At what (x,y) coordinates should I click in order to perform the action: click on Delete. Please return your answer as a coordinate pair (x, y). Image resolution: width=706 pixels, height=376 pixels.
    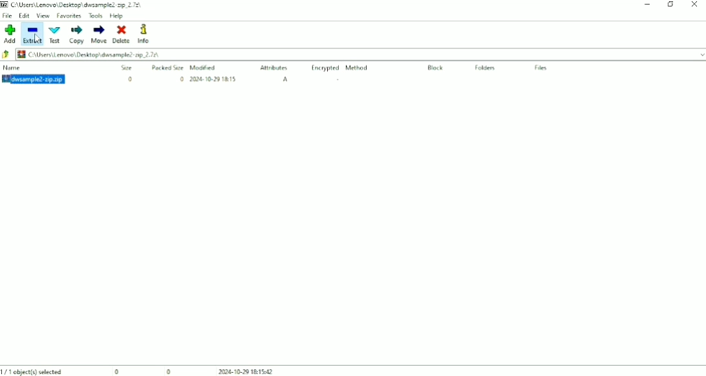
    Looking at the image, I should click on (121, 34).